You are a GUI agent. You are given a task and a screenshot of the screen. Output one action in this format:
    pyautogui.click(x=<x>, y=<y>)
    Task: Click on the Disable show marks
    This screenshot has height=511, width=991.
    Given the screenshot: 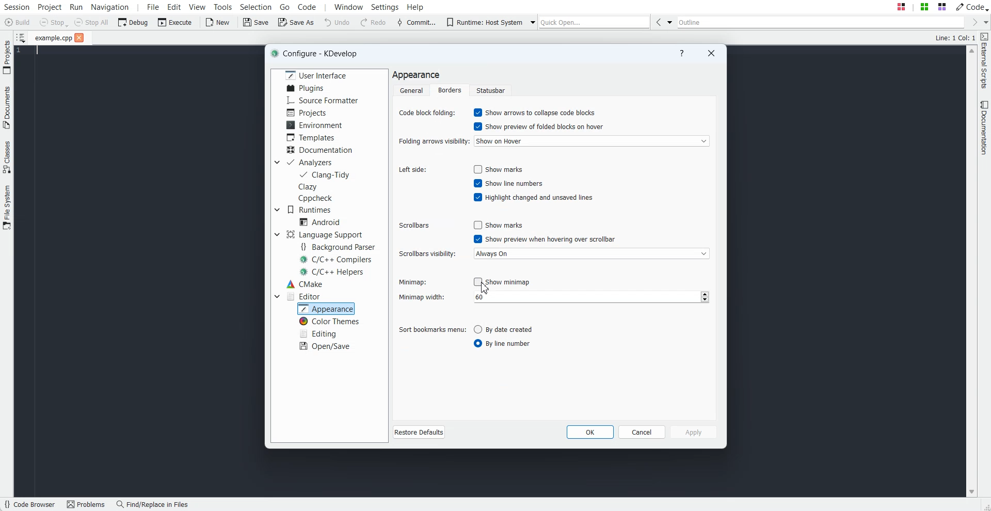 What is the action you would take?
    pyautogui.click(x=502, y=226)
    